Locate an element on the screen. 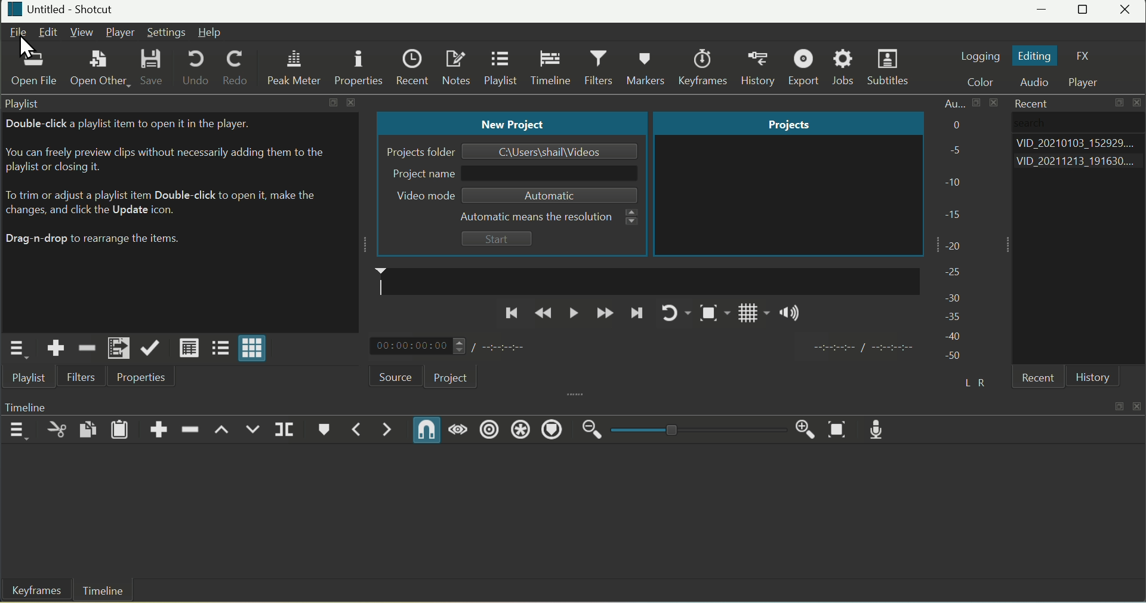 Image resolution: width=1146 pixels, height=603 pixels. Next Markeer is located at coordinates (389, 430).